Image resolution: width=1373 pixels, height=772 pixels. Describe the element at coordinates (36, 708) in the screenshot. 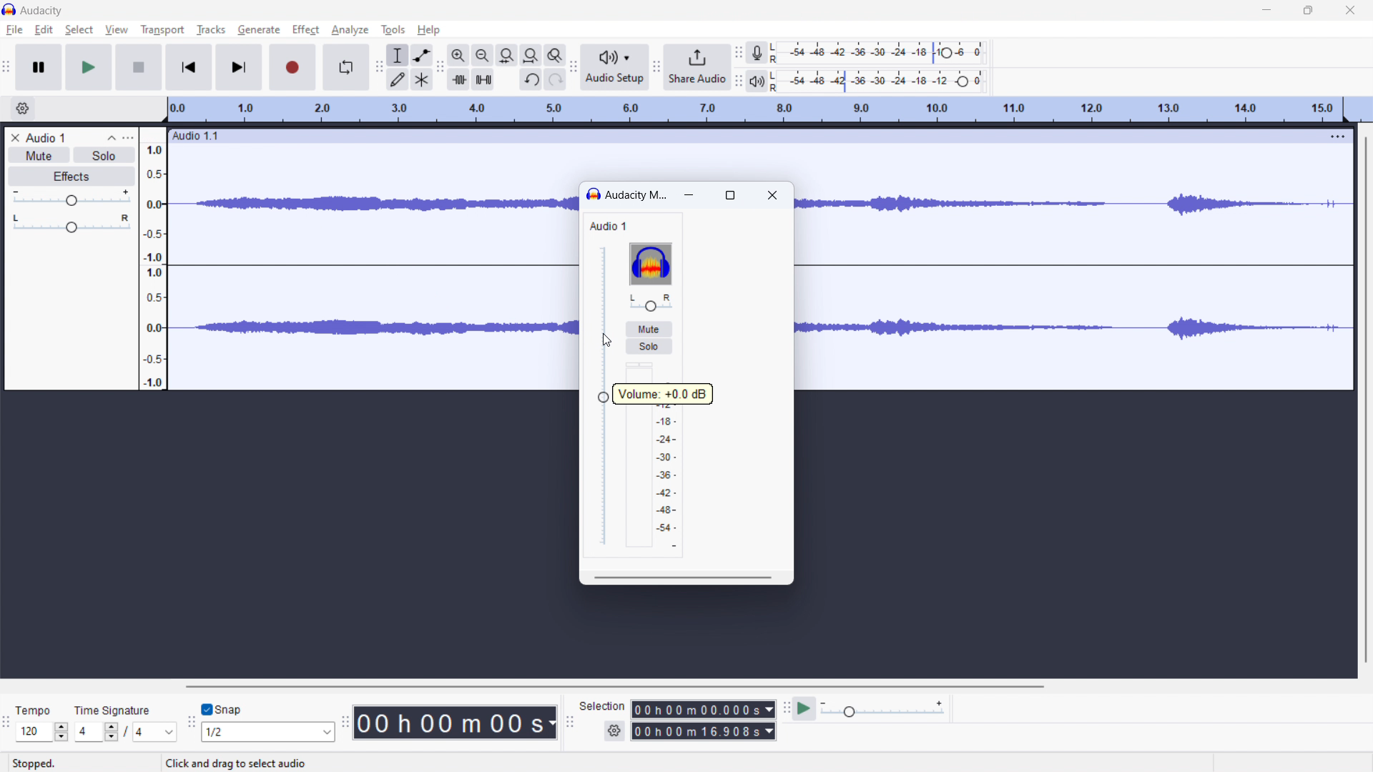

I see `tempo` at that location.